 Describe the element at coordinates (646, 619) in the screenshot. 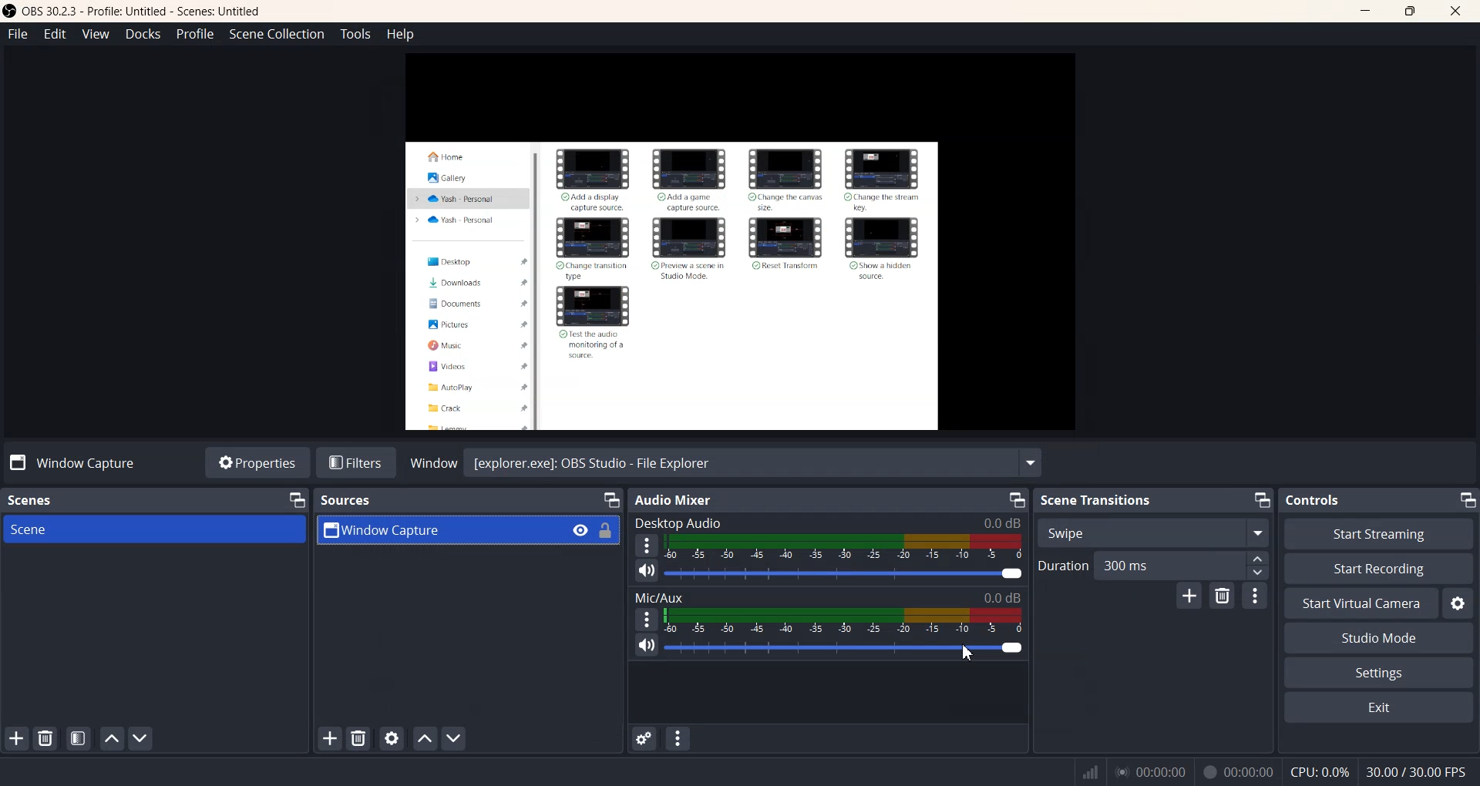

I see `More` at that location.